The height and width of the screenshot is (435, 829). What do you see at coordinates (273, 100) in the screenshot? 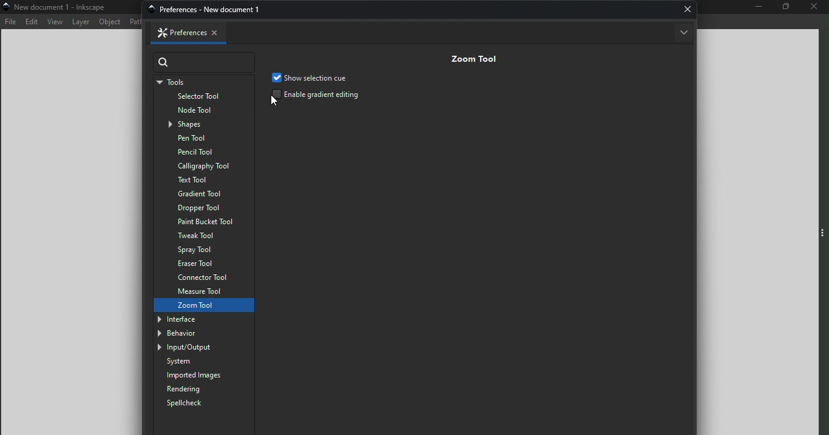
I see `cursor` at bounding box center [273, 100].